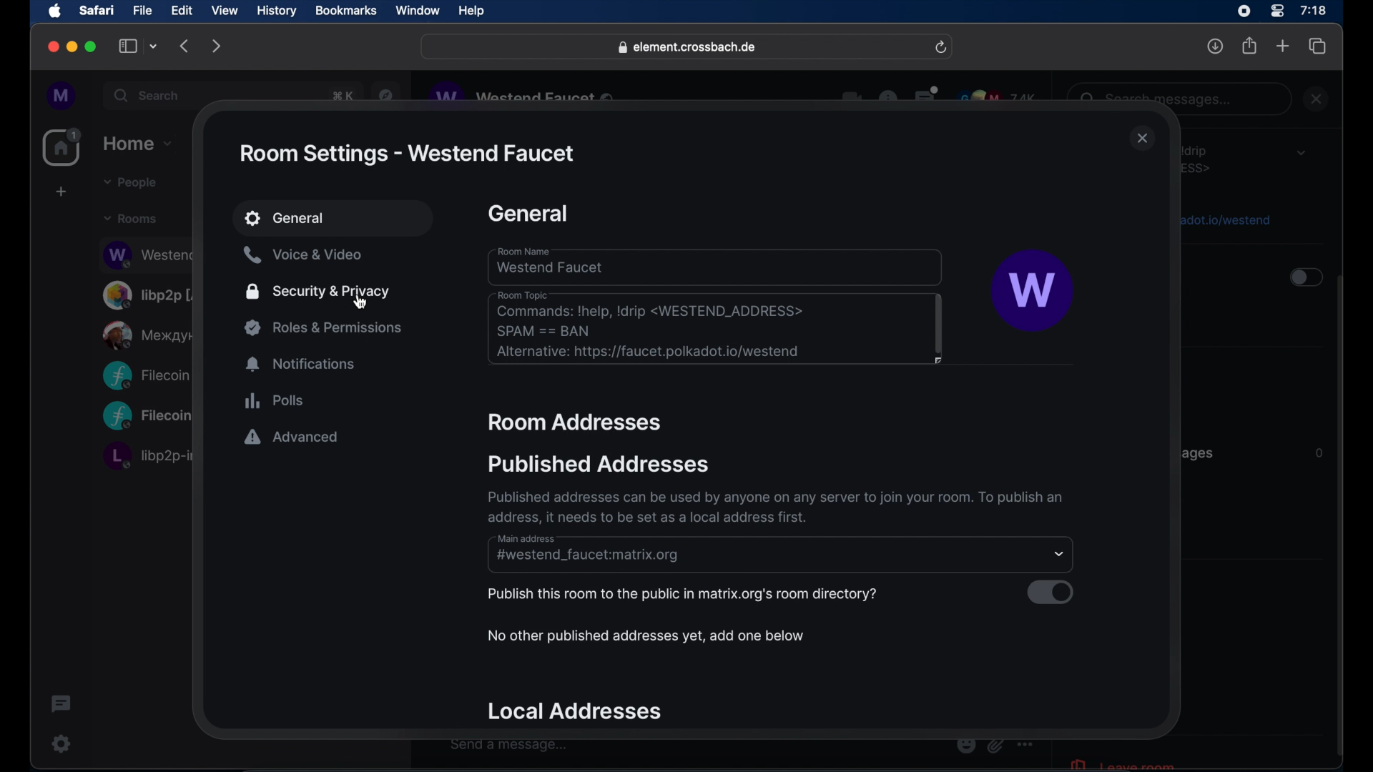 This screenshot has height=772, width=1373. I want to click on public room url, so click(589, 556).